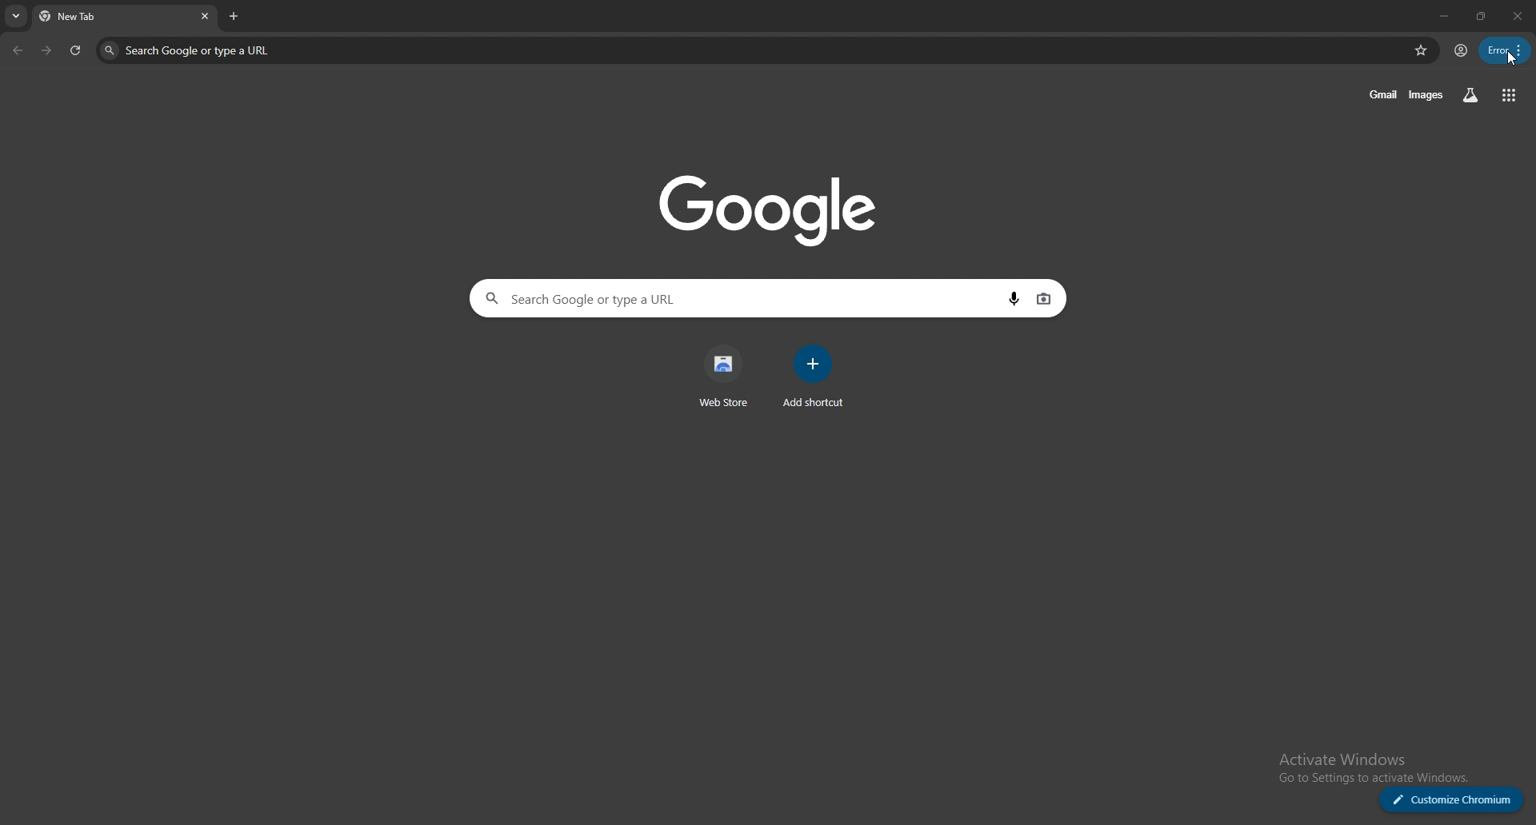 Image resolution: width=1536 pixels, height=825 pixels. I want to click on google.com, so click(766, 205).